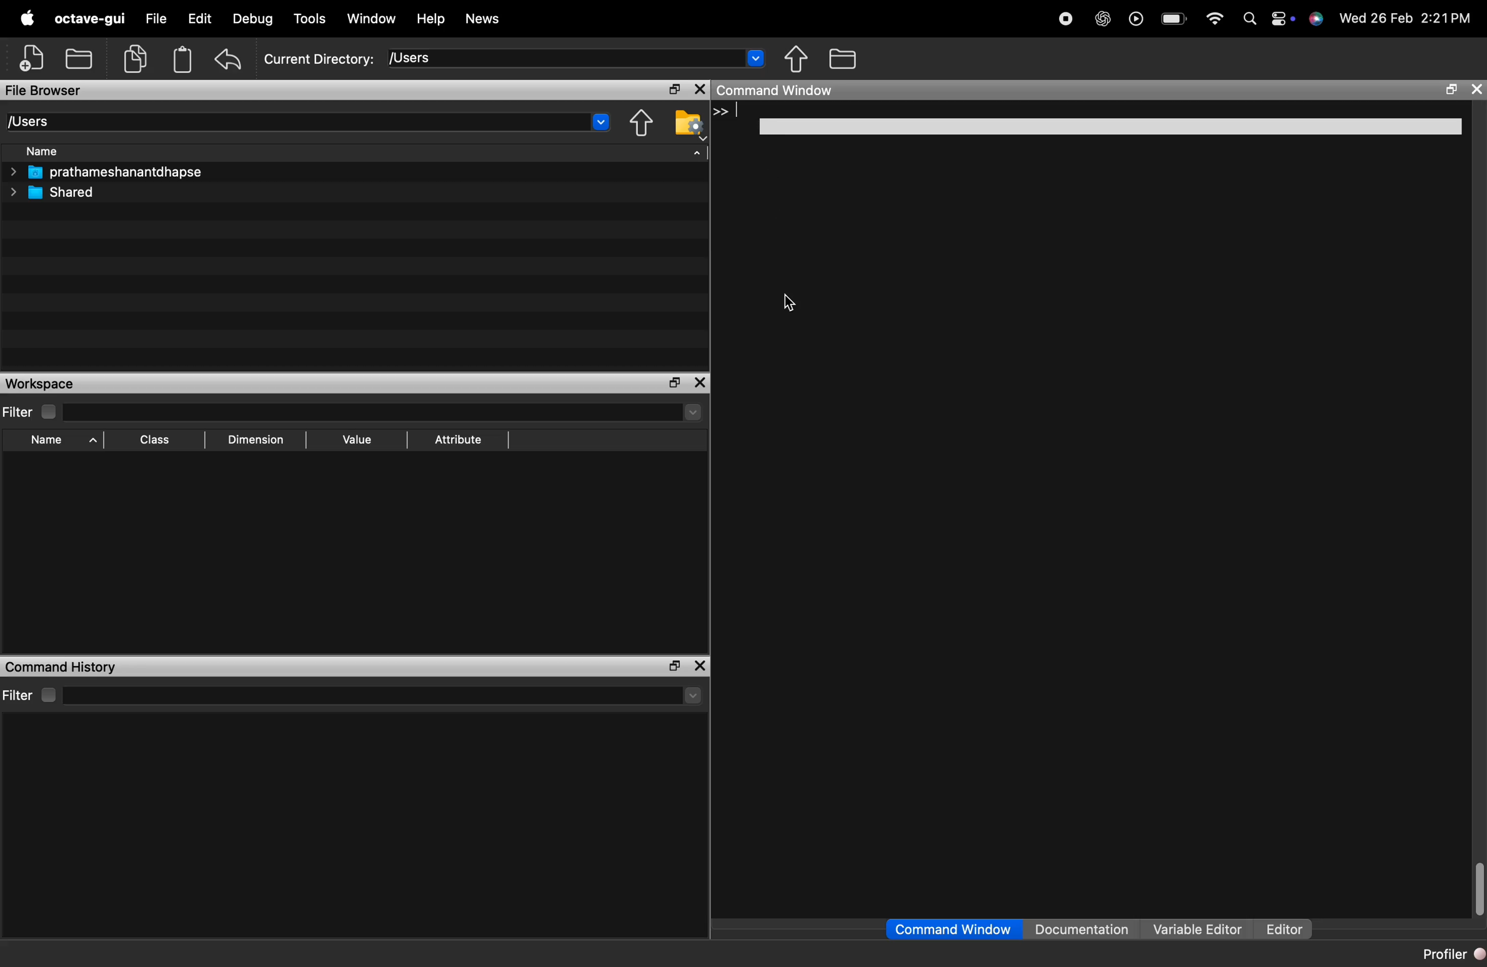  I want to click on empty workspace, so click(341, 550).